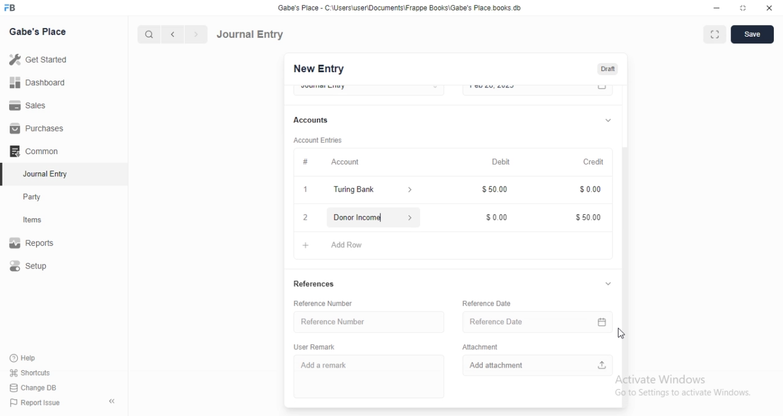  What do you see at coordinates (305, 217) in the screenshot?
I see `close` at bounding box center [305, 217].